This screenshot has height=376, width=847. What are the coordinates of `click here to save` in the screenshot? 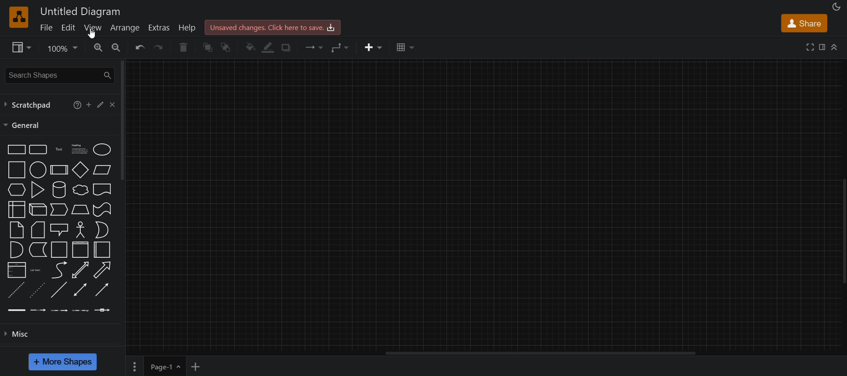 It's located at (271, 27).